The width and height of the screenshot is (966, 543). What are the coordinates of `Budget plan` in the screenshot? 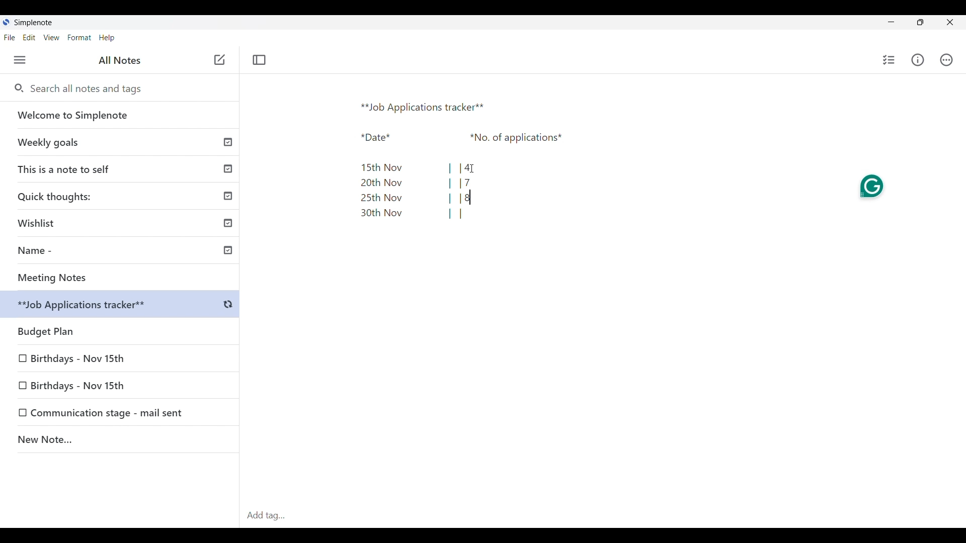 It's located at (121, 329).